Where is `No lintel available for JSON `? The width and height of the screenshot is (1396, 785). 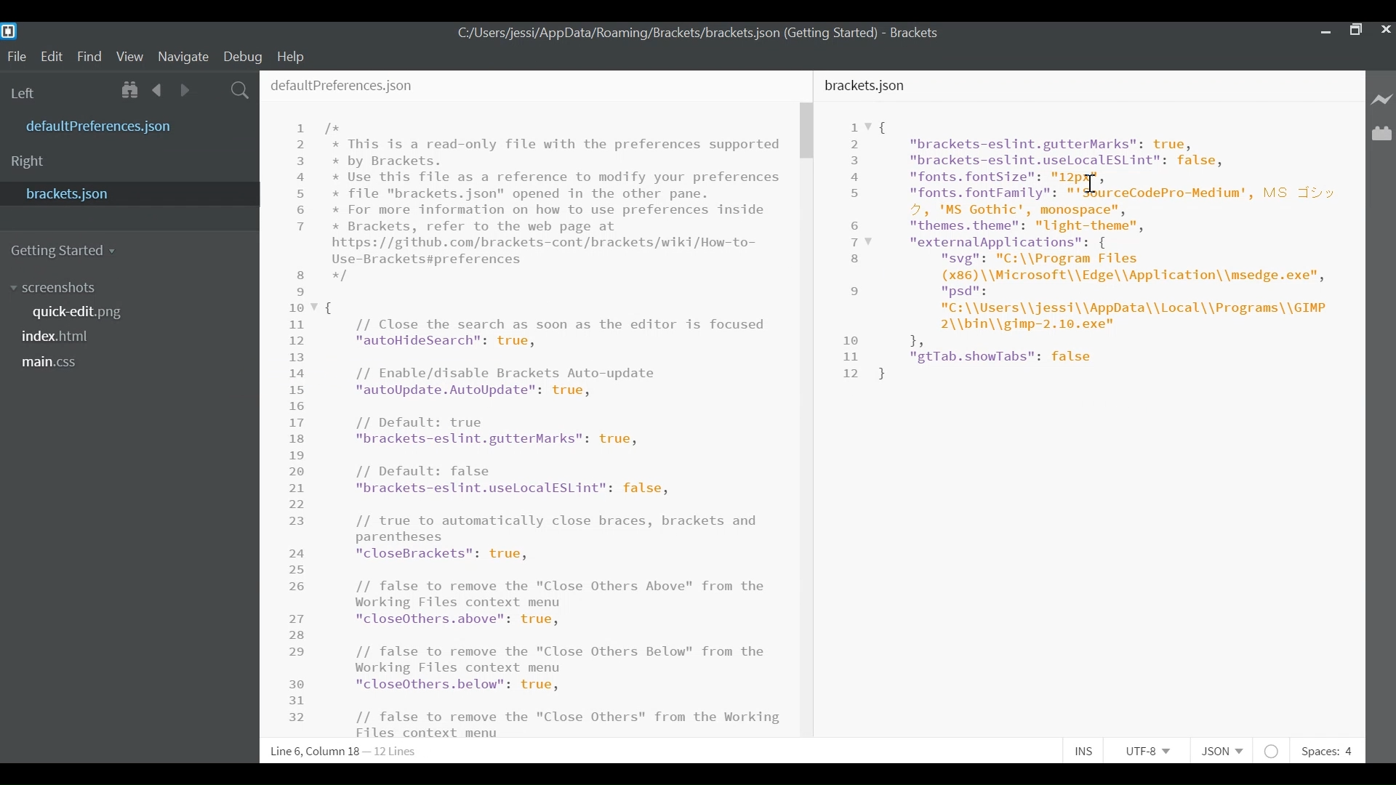
No lintel available for JSON  is located at coordinates (1272, 749).